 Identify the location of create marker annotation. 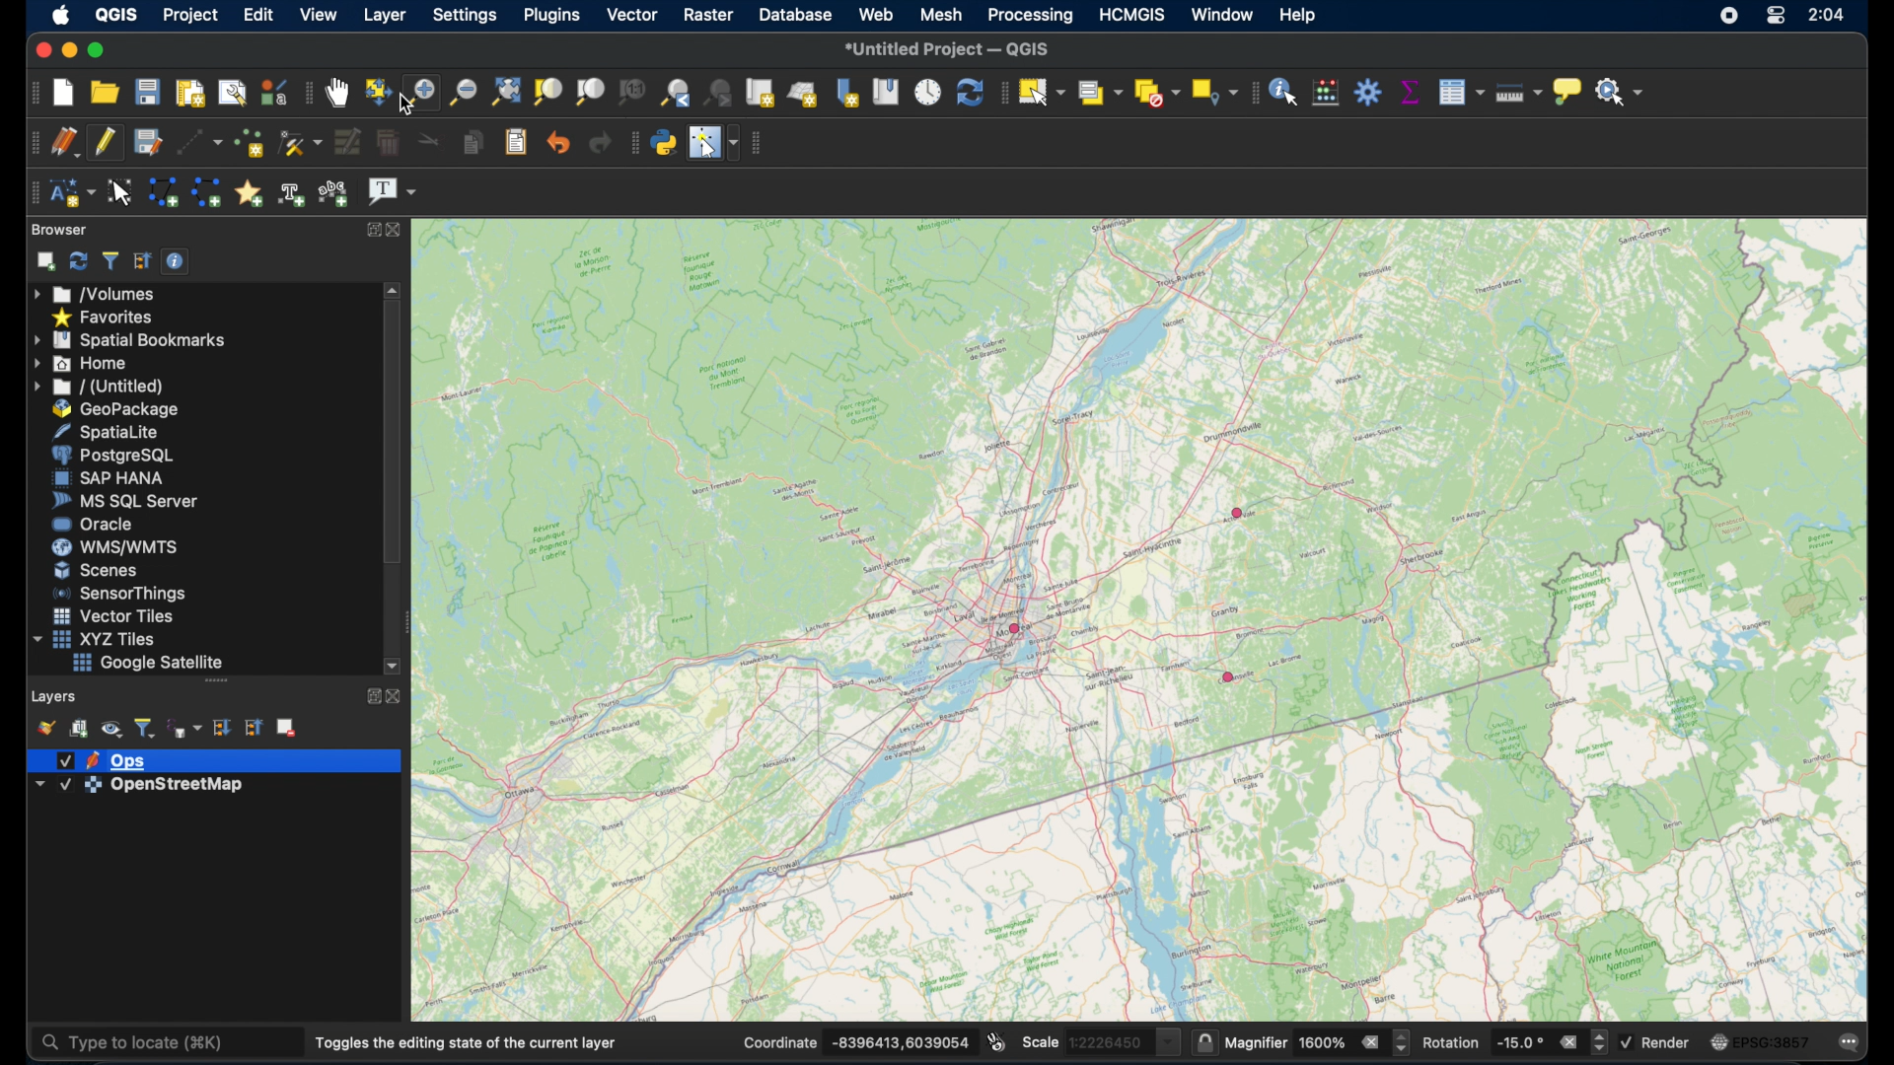
(248, 191).